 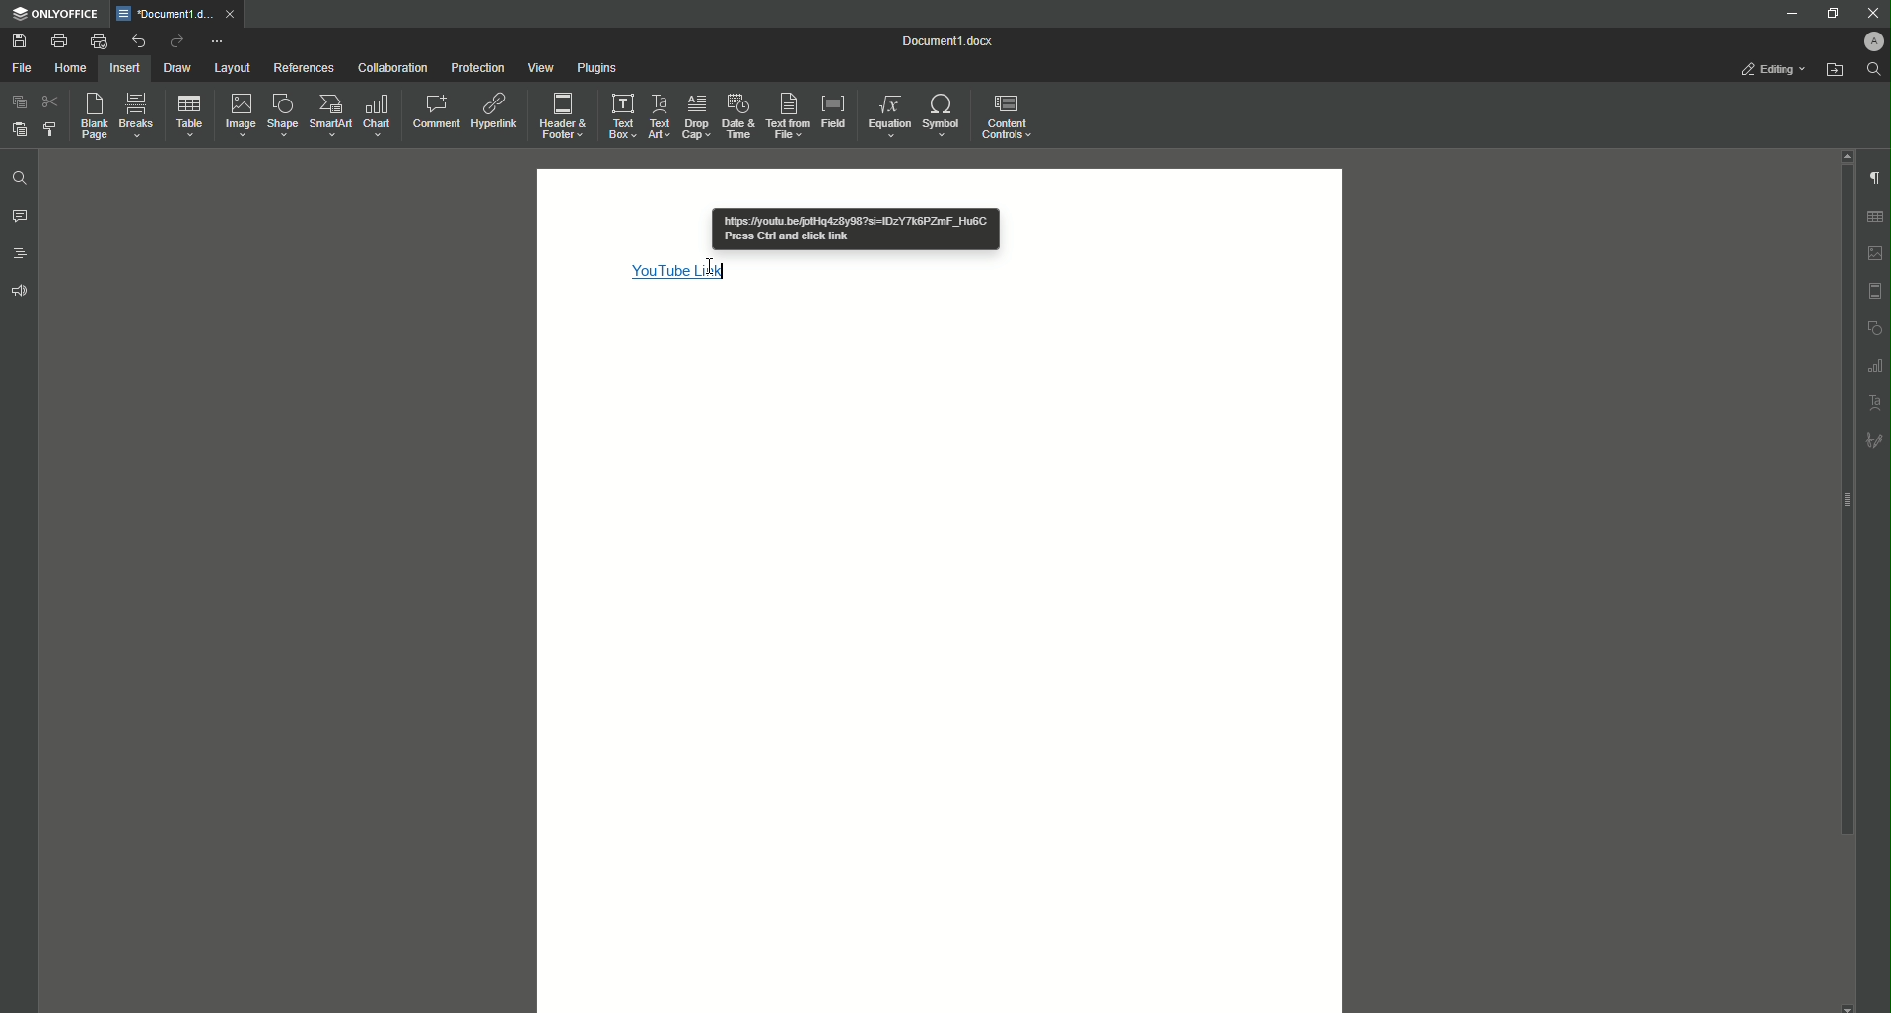 I want to click on Comments, so click(x=20, y=216).